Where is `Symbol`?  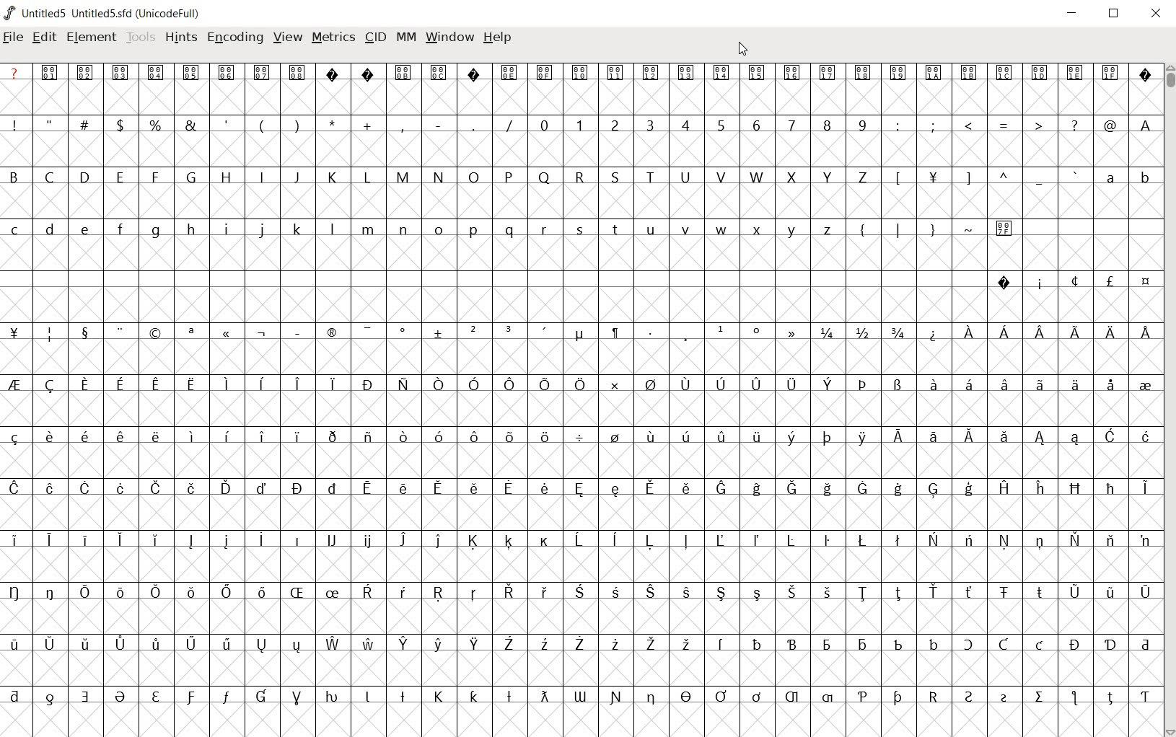
Symbol is located at coordinates (651, 698).